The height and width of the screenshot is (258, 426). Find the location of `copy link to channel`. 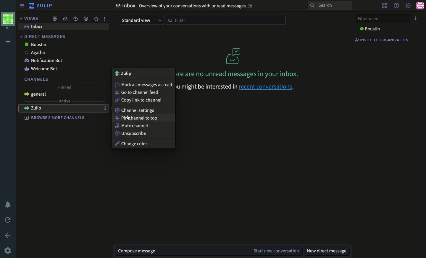

copy link to channel is located at coordinates (139, 101).